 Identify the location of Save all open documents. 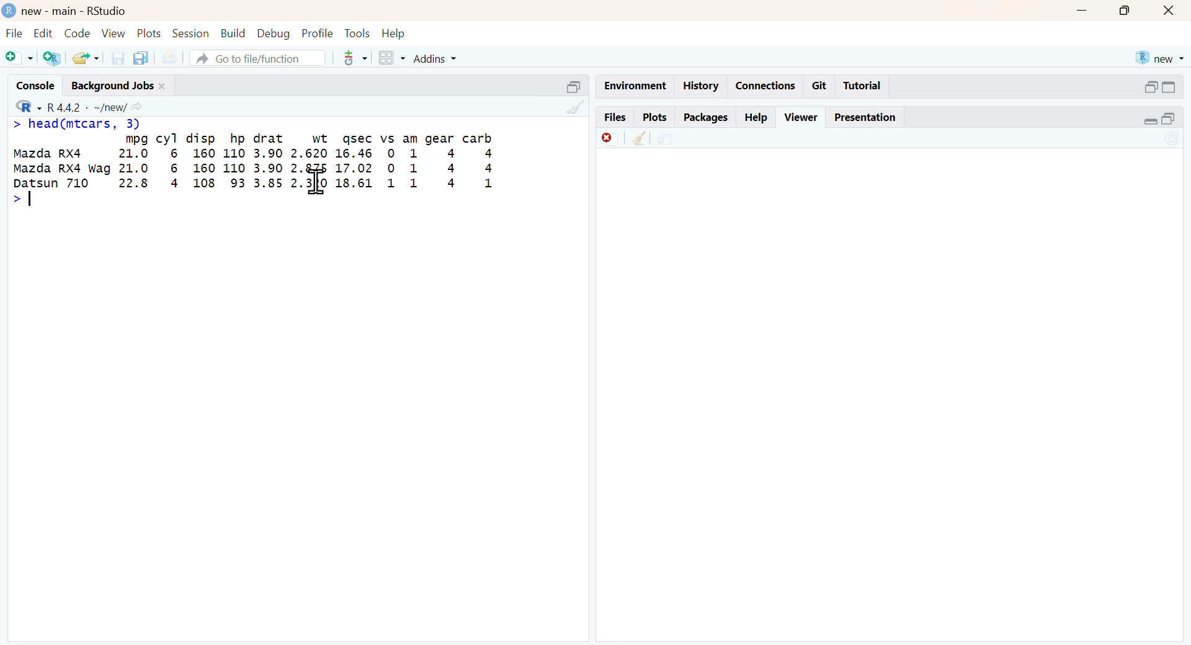
(141, 58).